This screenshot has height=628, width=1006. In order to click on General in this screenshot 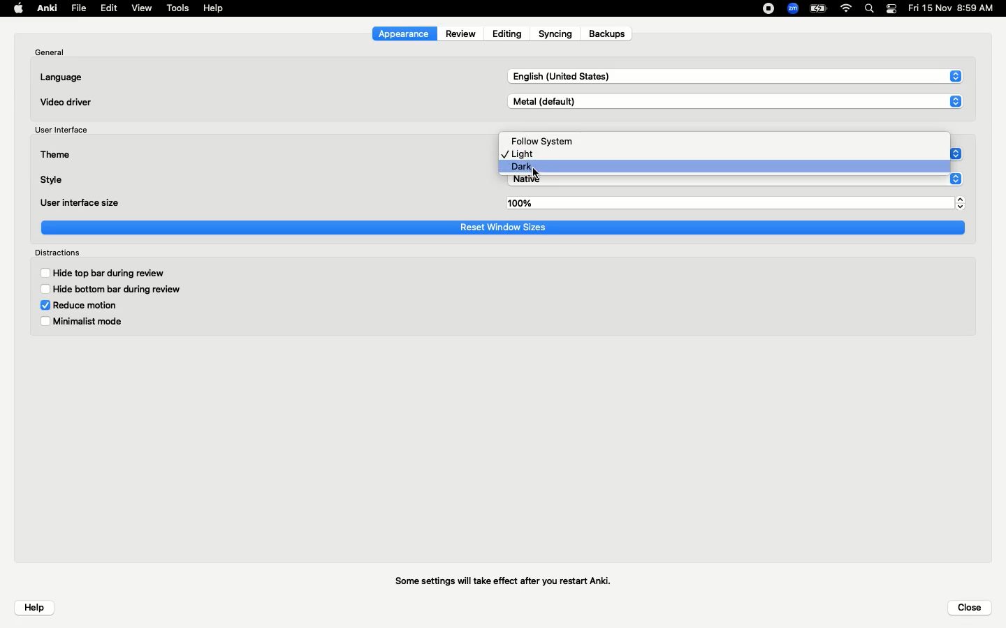, I will do `click(52, 50)`.